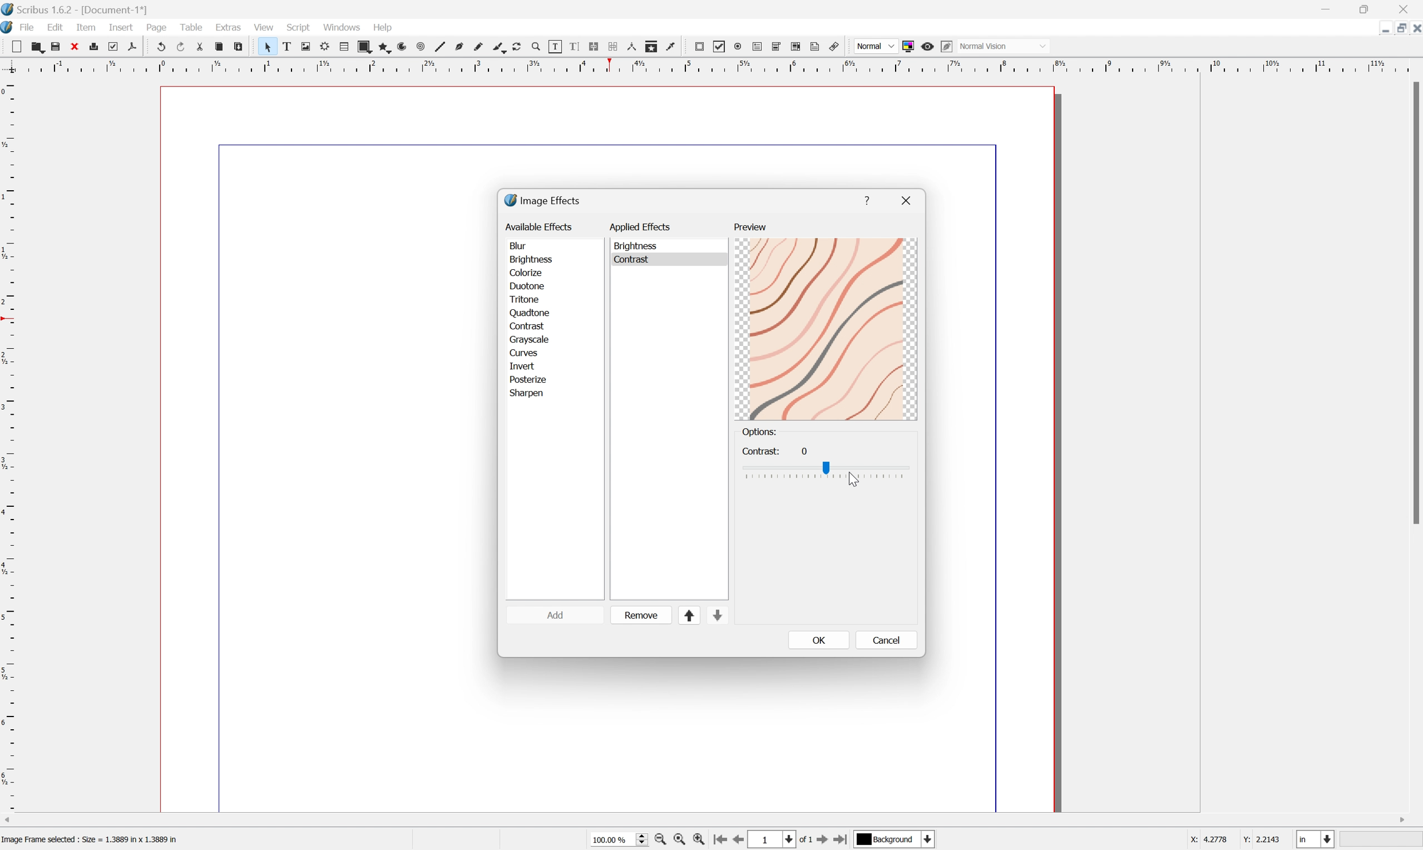  What do you see at coordinates (641, 225) in the screenshot?
I see `applied effects` at bounding box center [641, 225].